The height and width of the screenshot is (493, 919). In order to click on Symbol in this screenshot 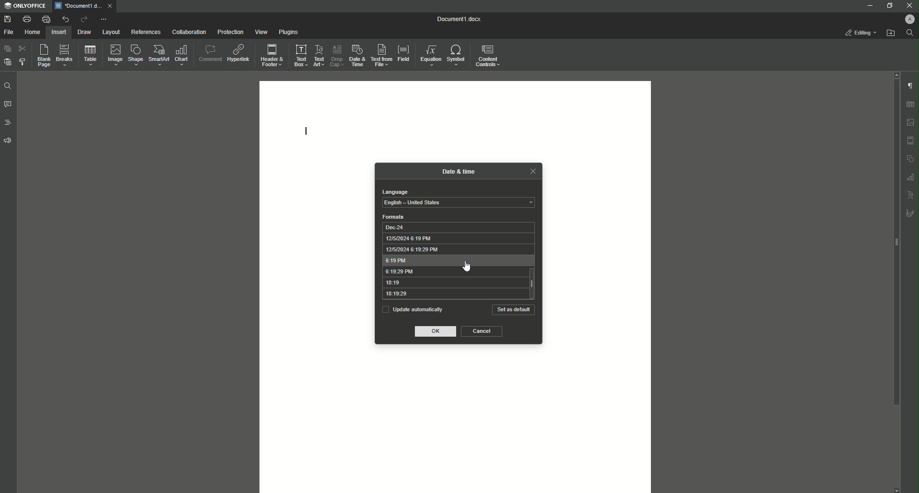, I will do `click(457, 56)`.